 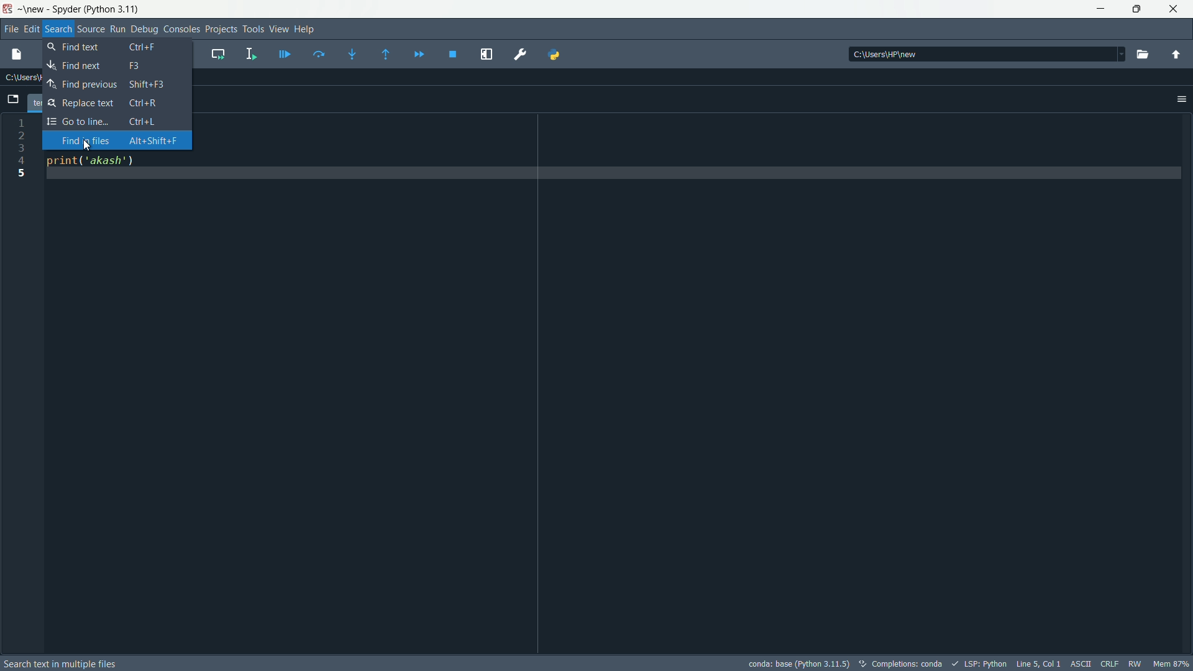 What do you see at coordinates (1175, 55) in the screenshot?
I see `parent directory` at bounding box center [1175, 55].